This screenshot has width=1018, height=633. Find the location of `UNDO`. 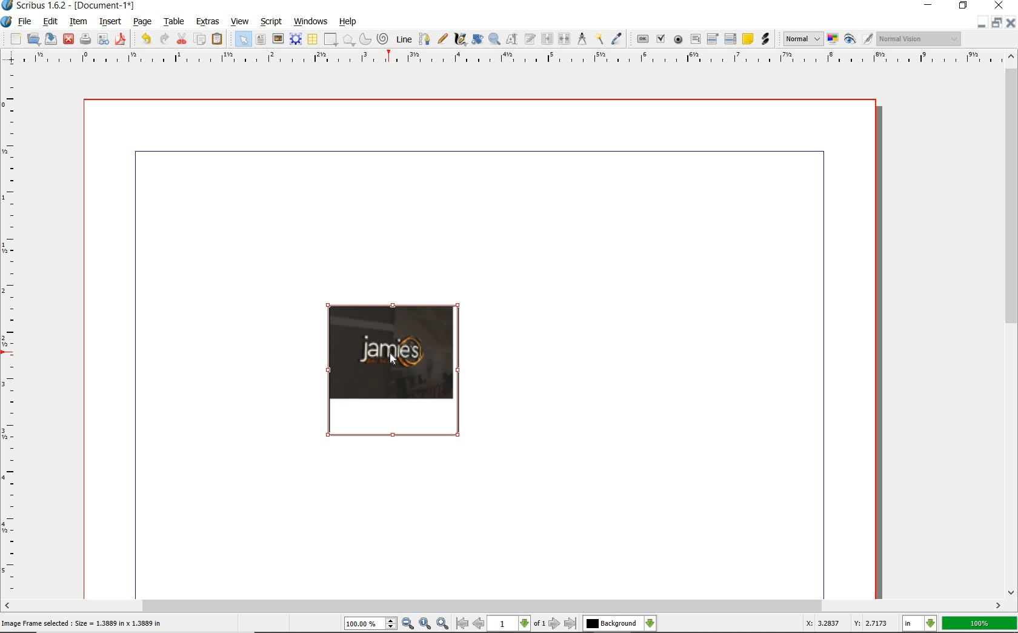

UNDO is located at coordinates (163, 39).